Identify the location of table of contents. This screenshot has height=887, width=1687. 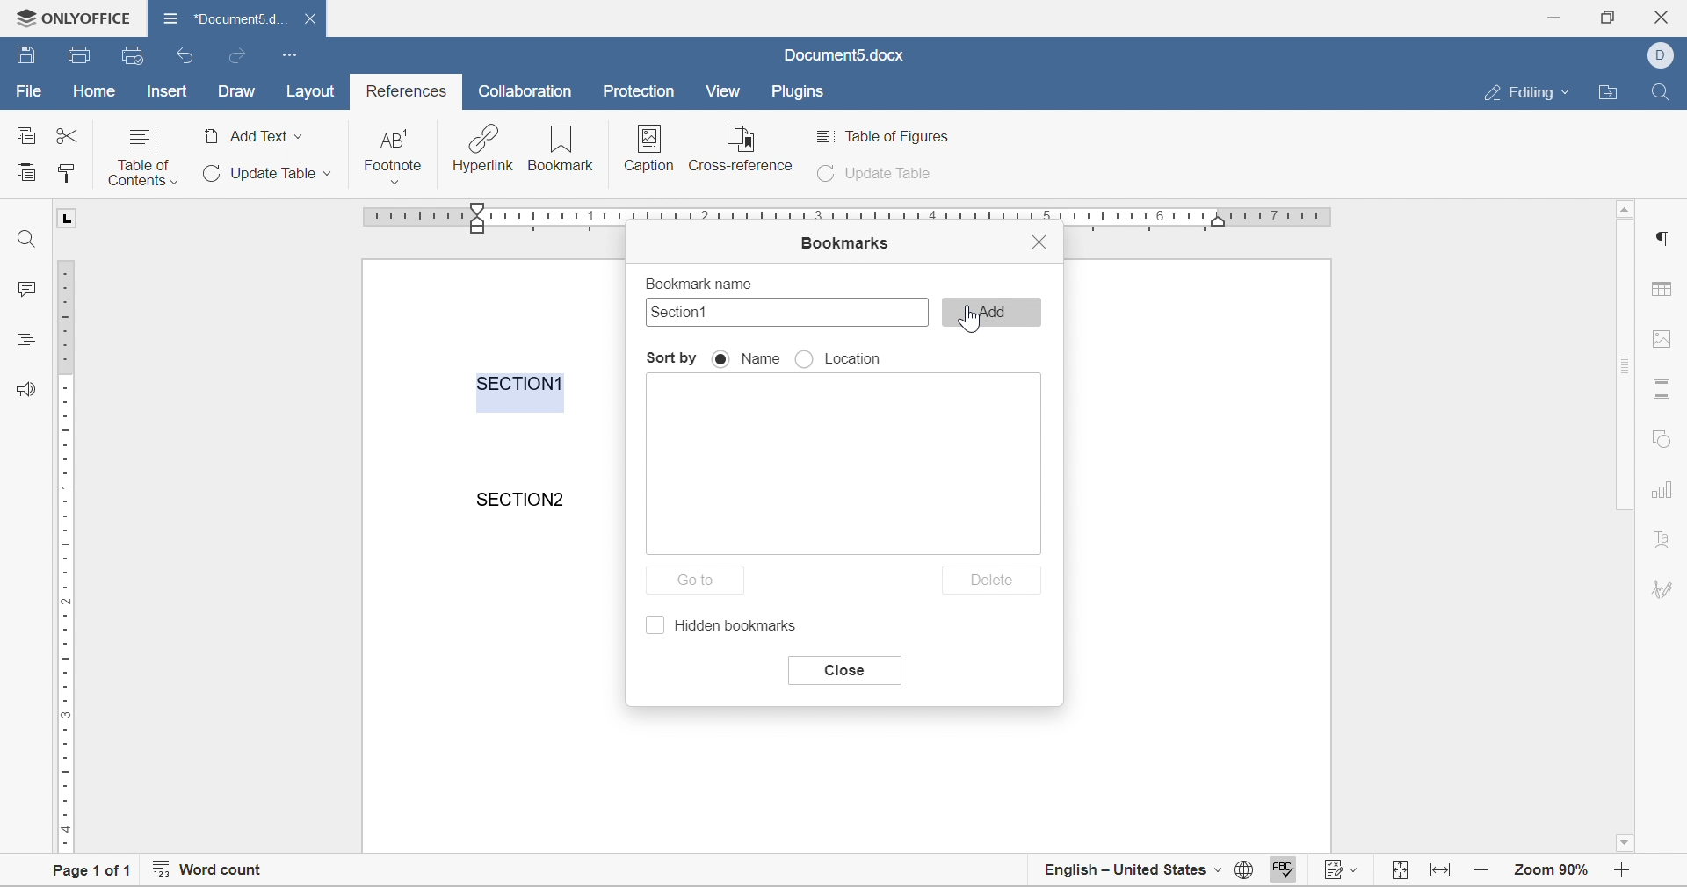
(142, 156).